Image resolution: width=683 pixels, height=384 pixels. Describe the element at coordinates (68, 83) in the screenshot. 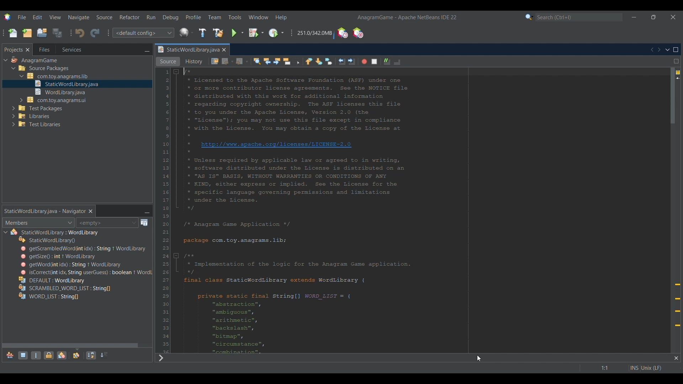

I see `` at that location.